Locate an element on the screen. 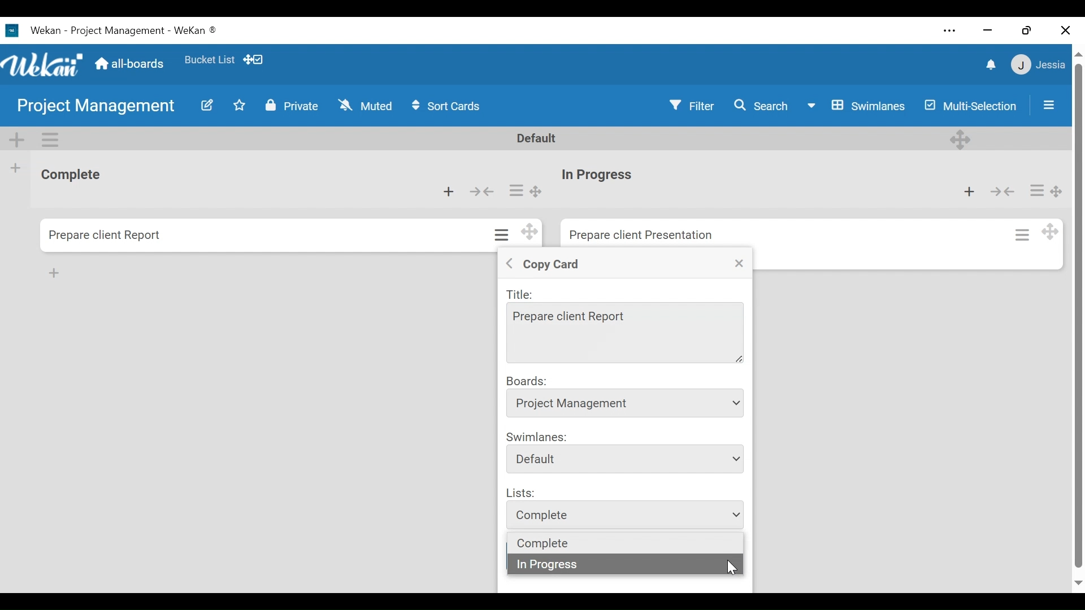 Image resolution: width=1085 pixels, height=610 pixels. Cursor is located at coordinates (735, 567).